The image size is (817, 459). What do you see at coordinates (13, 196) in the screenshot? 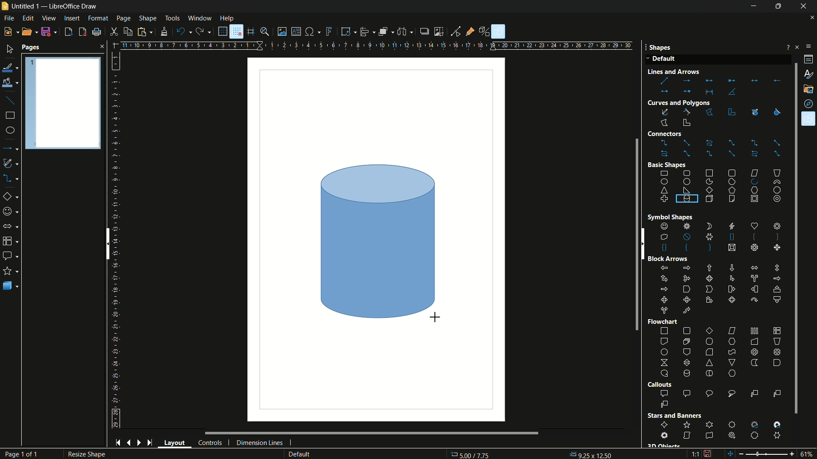
I see `basic shapes` at bounding box center [13, 196].